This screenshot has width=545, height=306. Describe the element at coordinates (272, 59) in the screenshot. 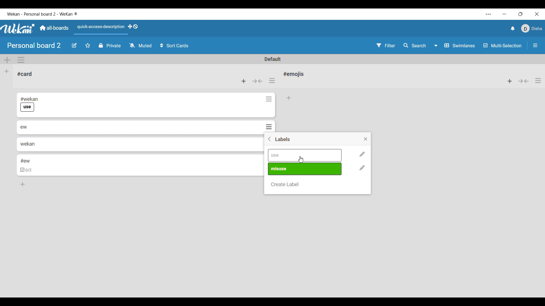

I see `Default` at that location.